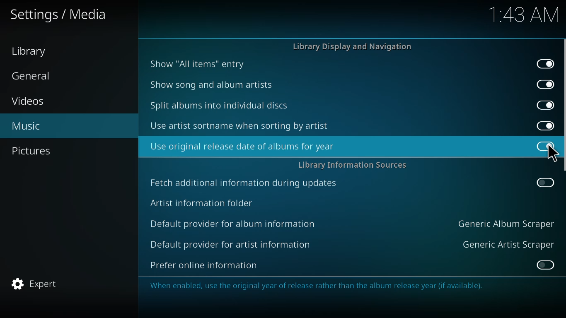 The height and width of the screenshot is (318, 566). What do you see at coordinates (521, 15) in the screenshot?
I see `time` at bounding box center [521, 15].